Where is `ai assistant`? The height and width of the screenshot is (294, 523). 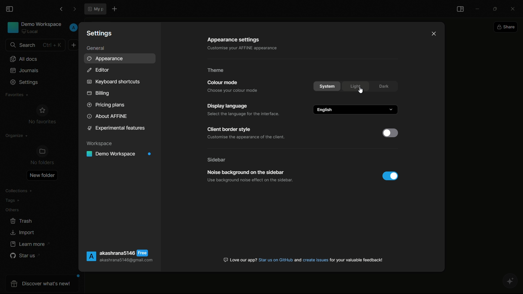
ai assistant is located at coordinates (511, 282).